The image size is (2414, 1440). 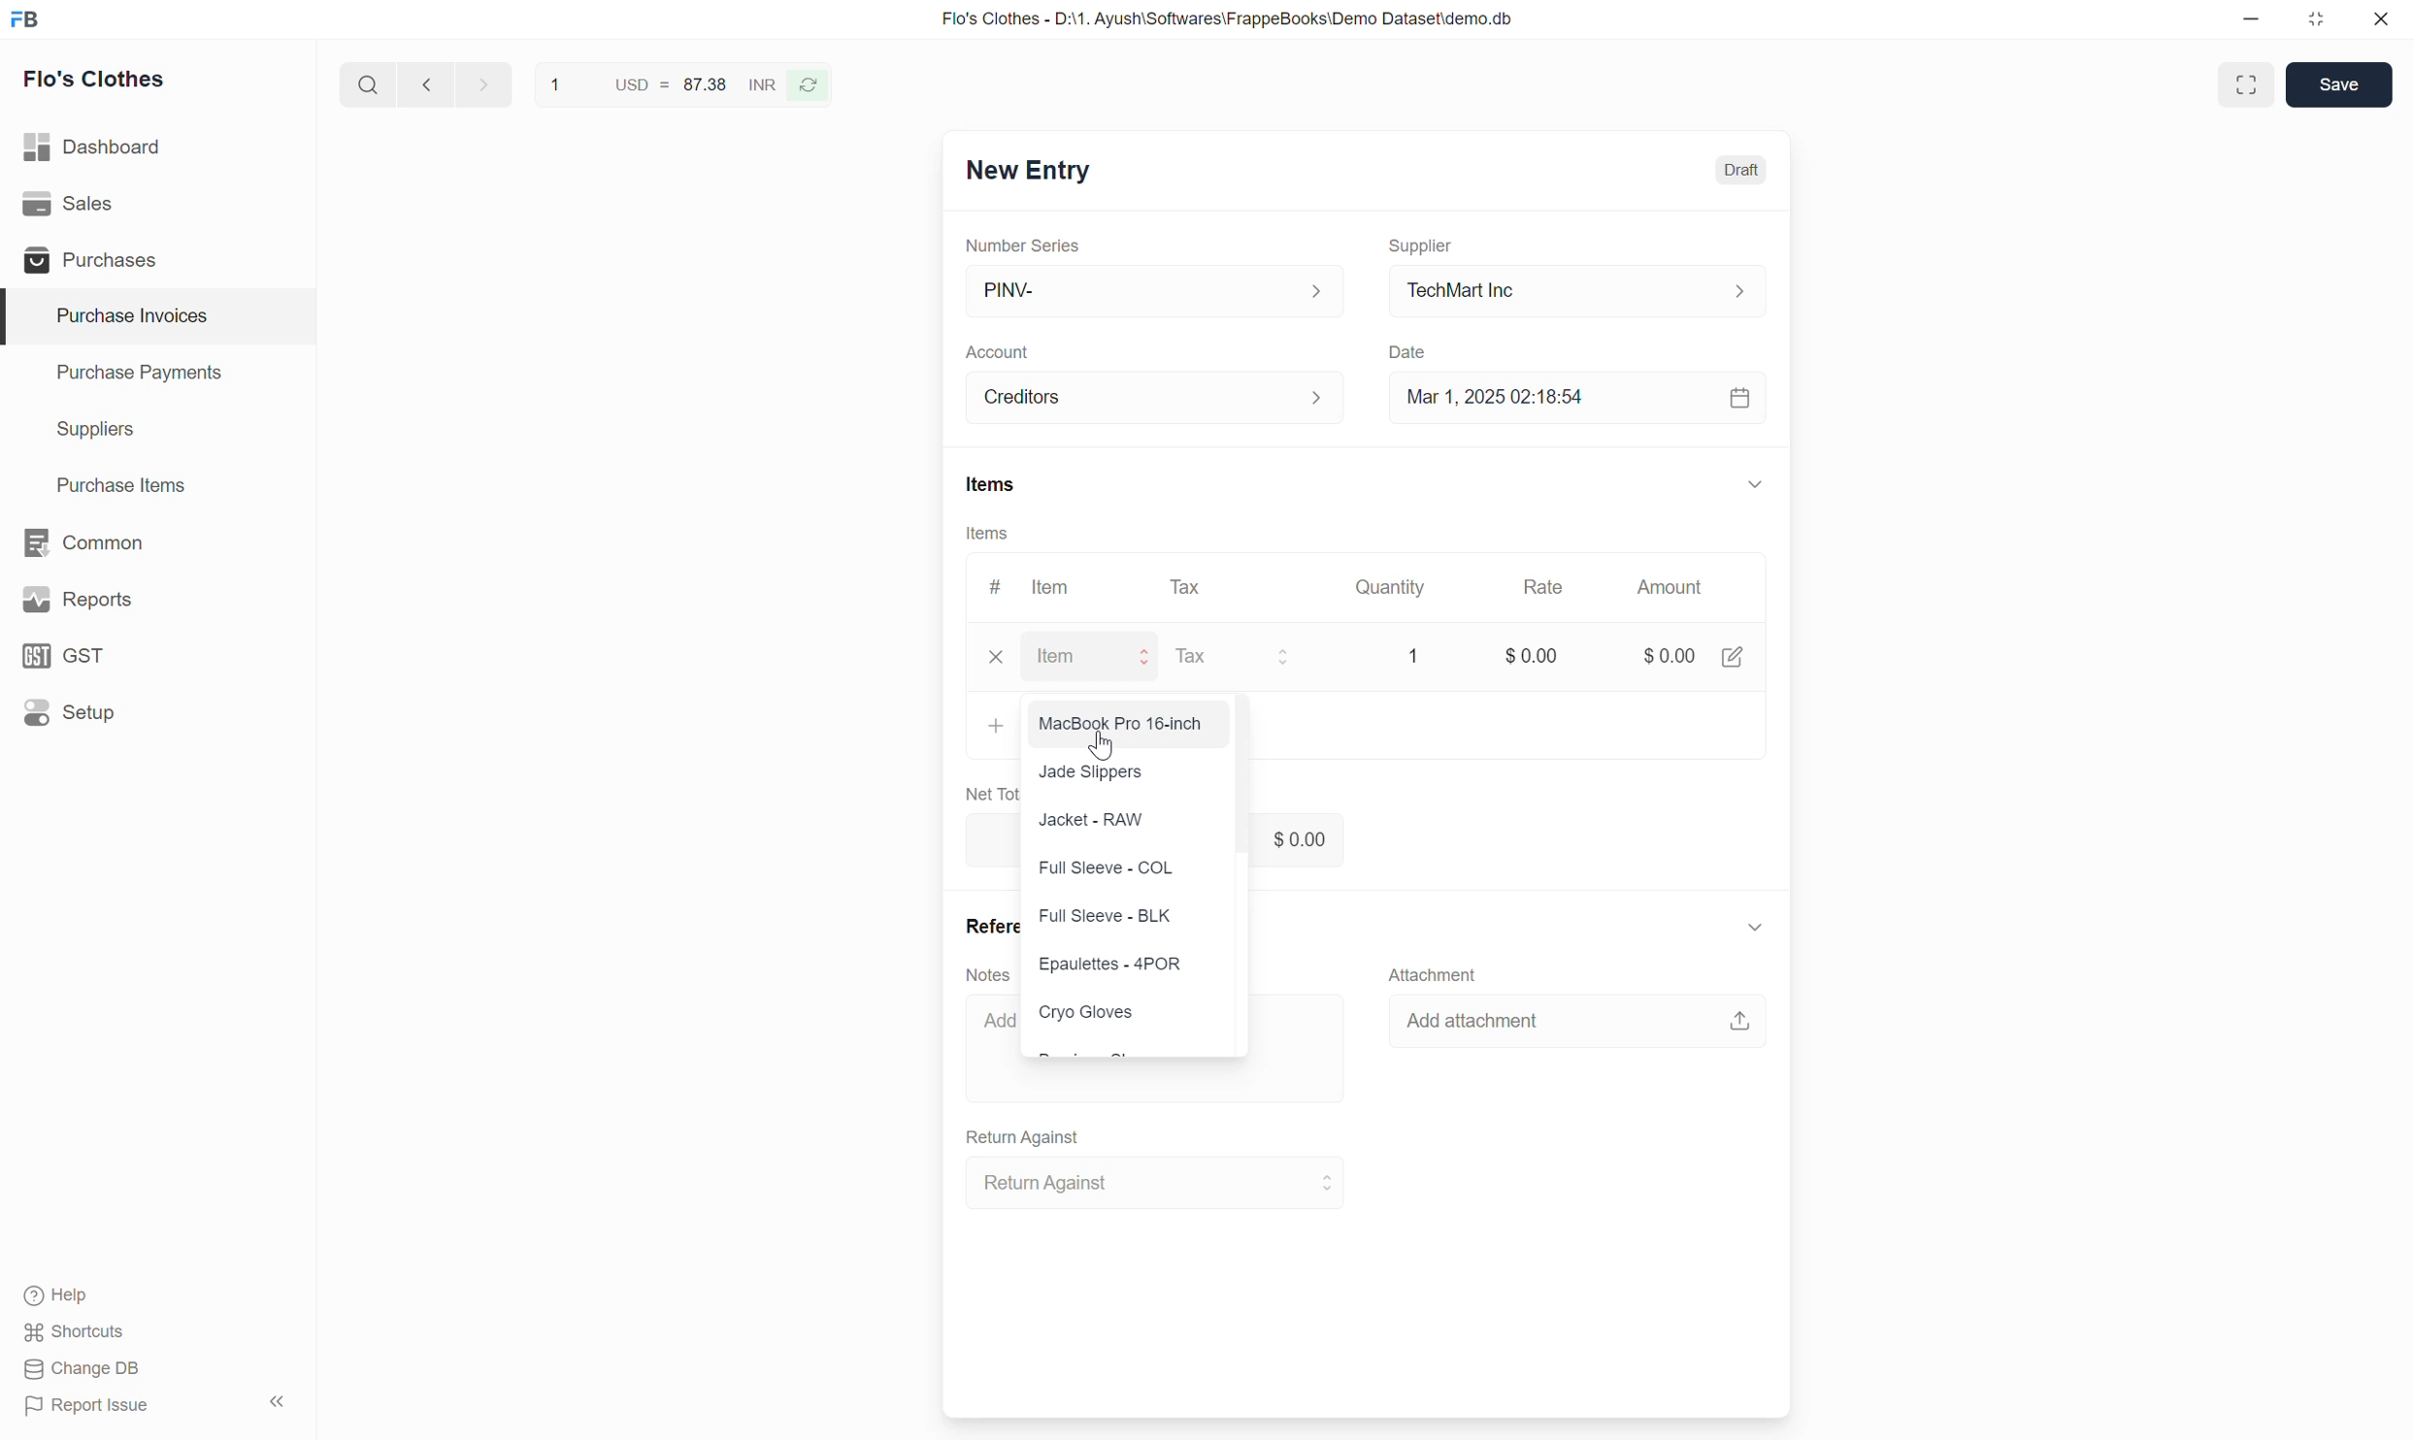 What do you see at coordinates (1228, 17) in the screenshot?
I see `Flo's Clothes - D:\1. Ayush\Softwares\FrappeBooks\Demo Dataset\demo.db` at bounding box center [1228, 17].